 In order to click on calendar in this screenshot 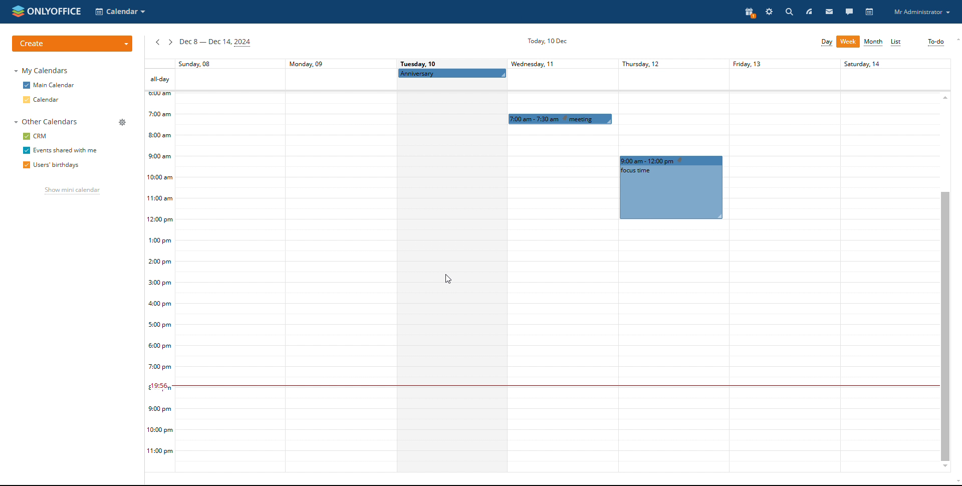, I will do `click(870, 12)`.